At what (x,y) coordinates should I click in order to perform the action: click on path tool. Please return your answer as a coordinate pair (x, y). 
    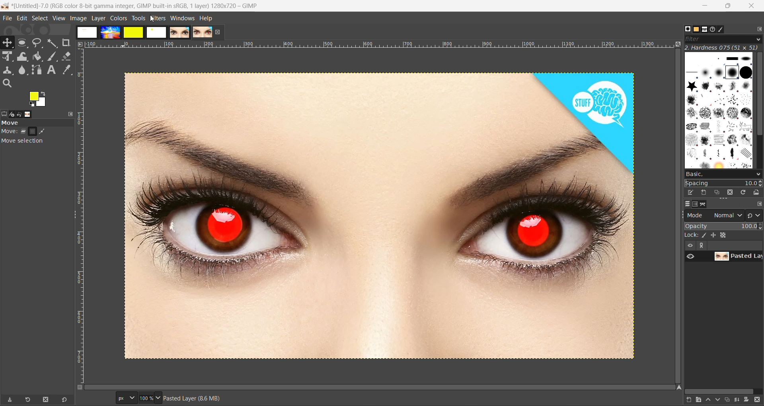
    Looking at the image, I should click on (36, 70).